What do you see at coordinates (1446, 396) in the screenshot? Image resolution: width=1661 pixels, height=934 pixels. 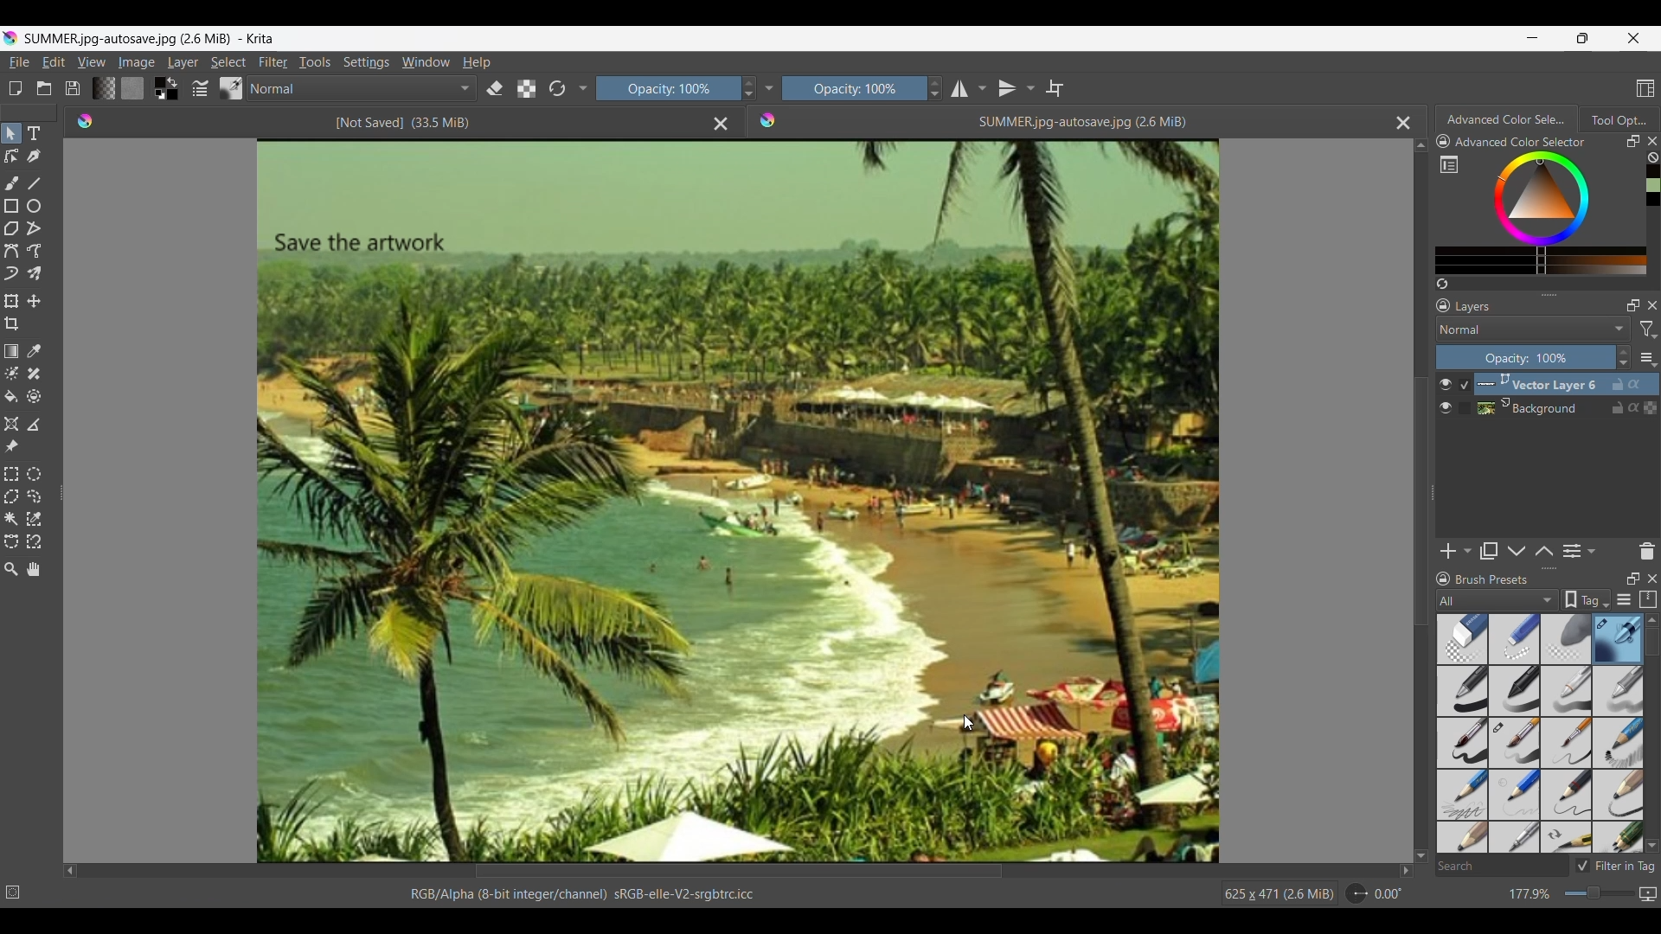 I see `Show/Hide layer` at bounding box center [1446, 396].